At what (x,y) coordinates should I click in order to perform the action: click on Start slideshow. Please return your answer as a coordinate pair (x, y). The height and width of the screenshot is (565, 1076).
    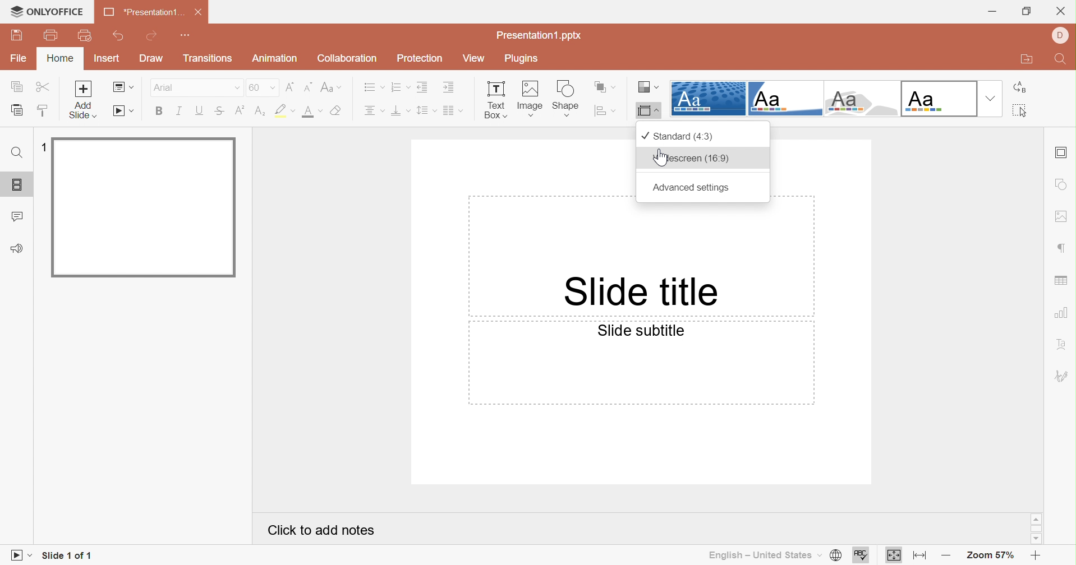
    Looking at the image, I should click on (18, 555).